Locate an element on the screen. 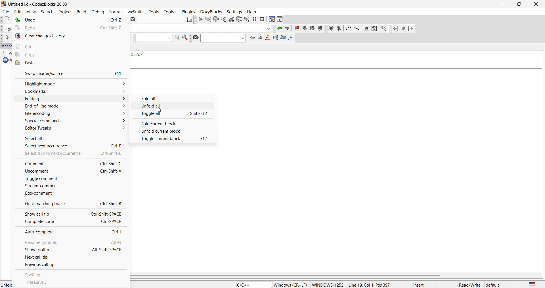  next bookmark is located at coordinates (313, 28).